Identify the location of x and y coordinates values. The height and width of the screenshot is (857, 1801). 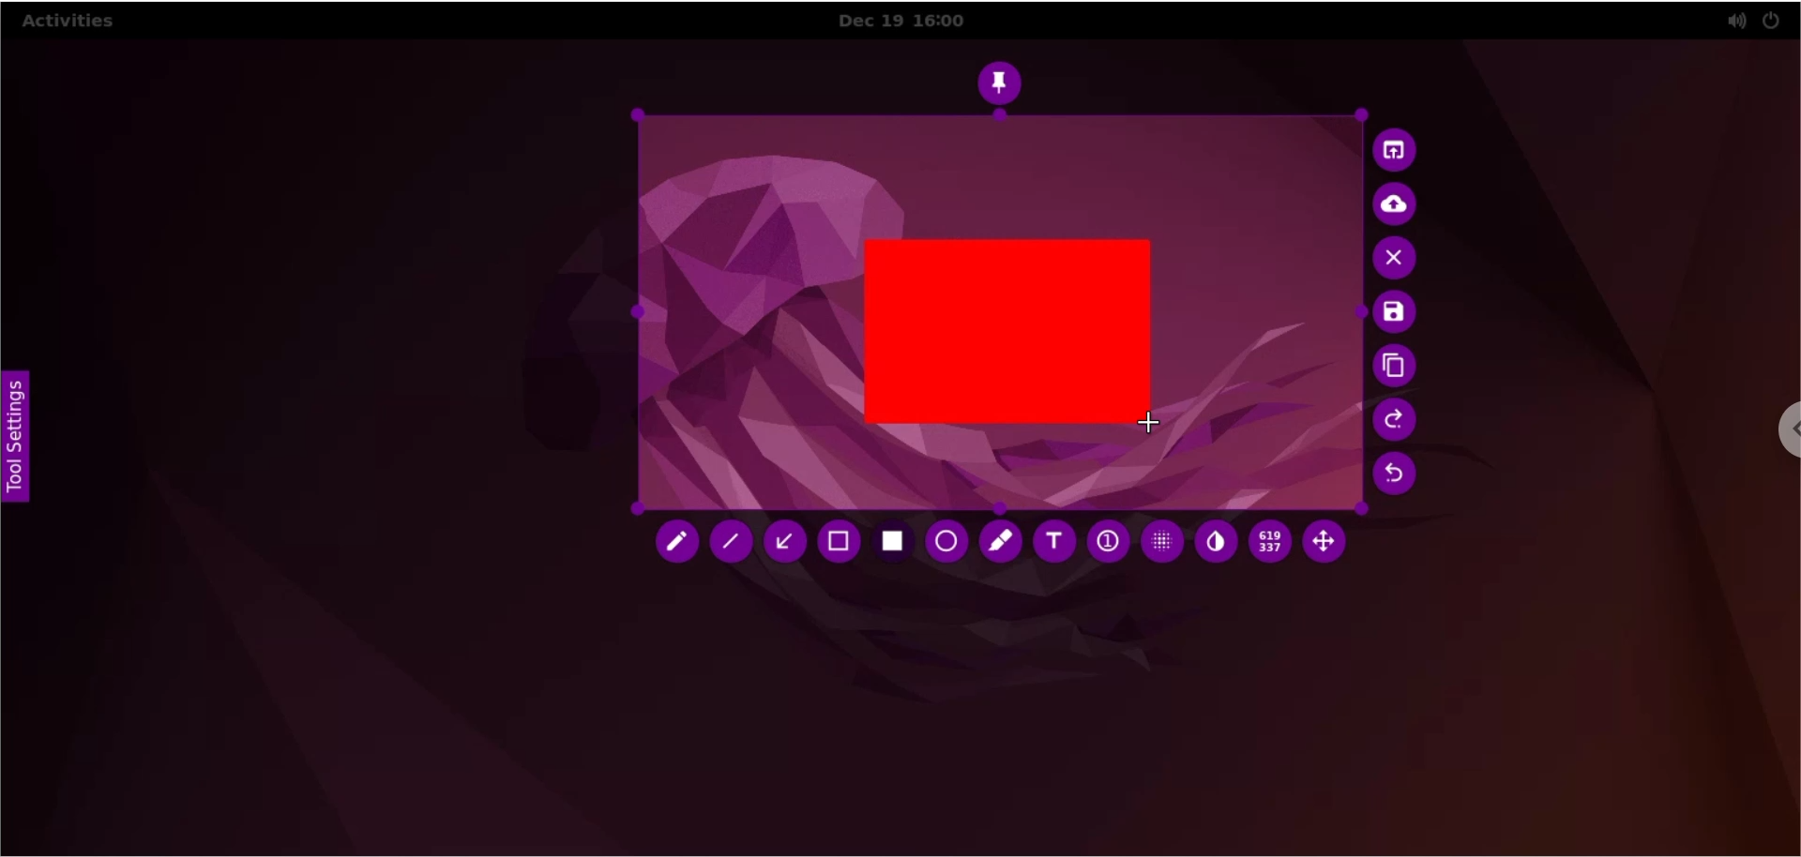
(1270, 545).